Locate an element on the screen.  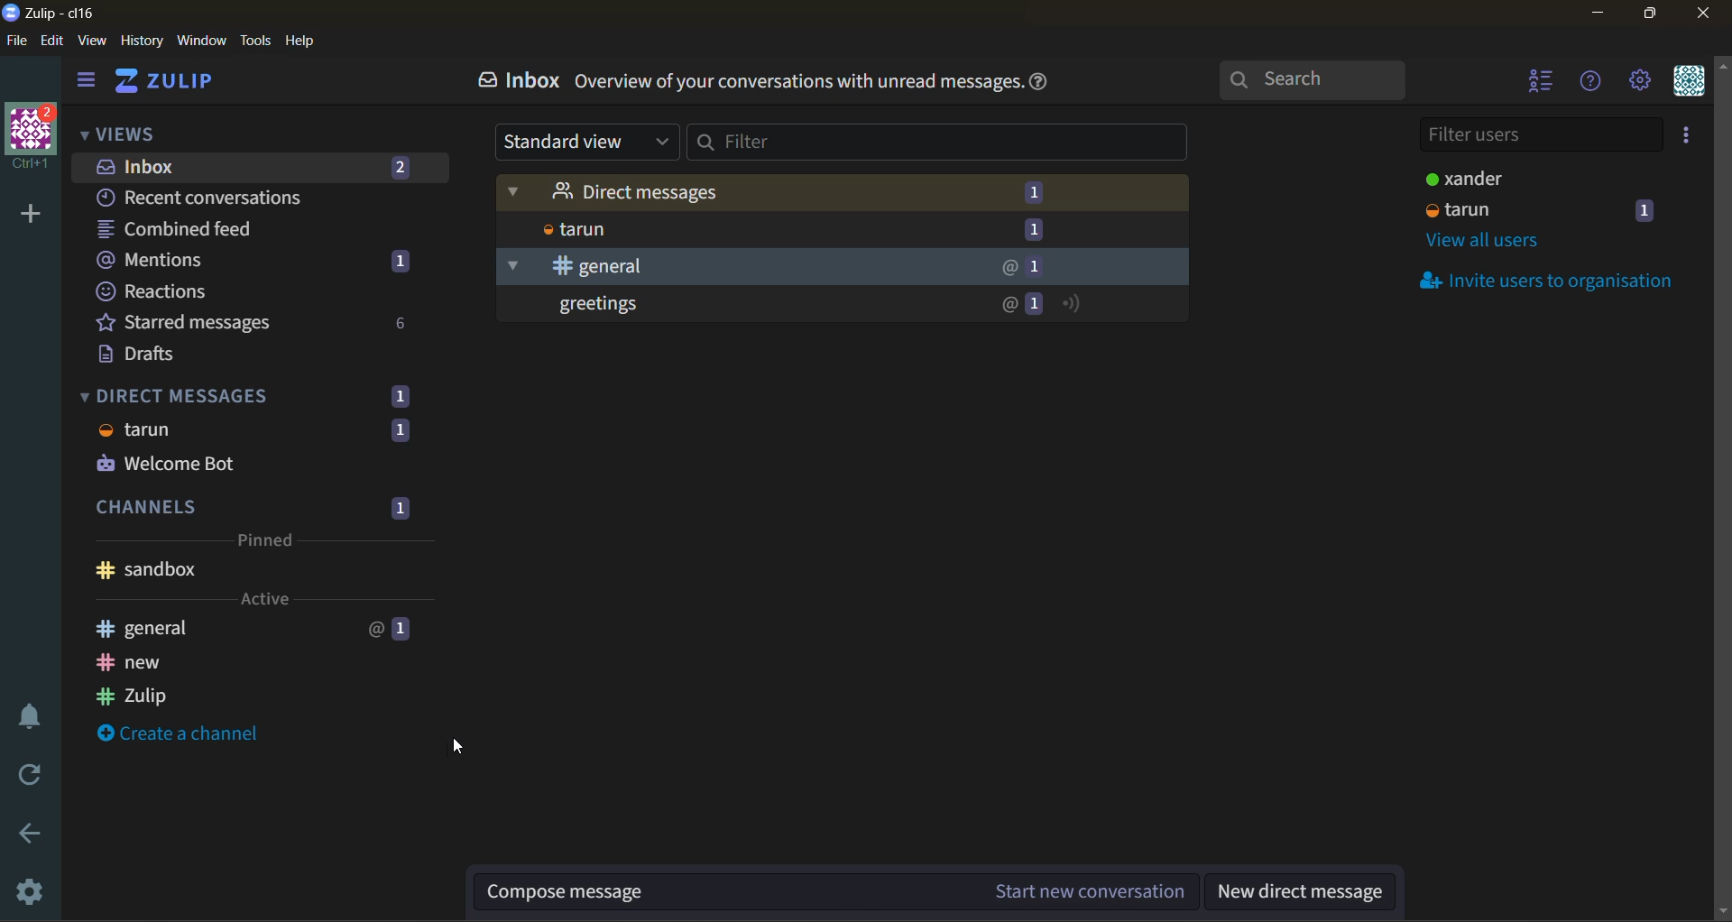
help is located at coordinates (1053, 81).